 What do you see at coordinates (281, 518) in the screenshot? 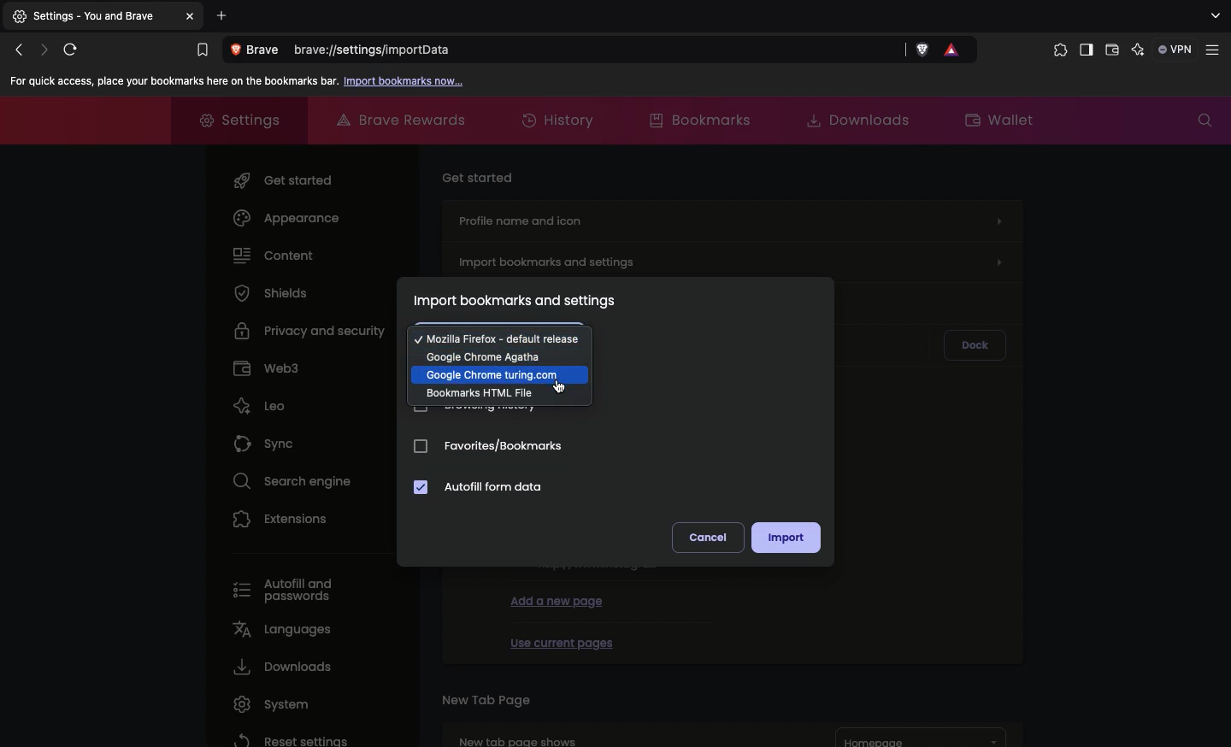
I see `Extensions` at bounding box center [281, 518].